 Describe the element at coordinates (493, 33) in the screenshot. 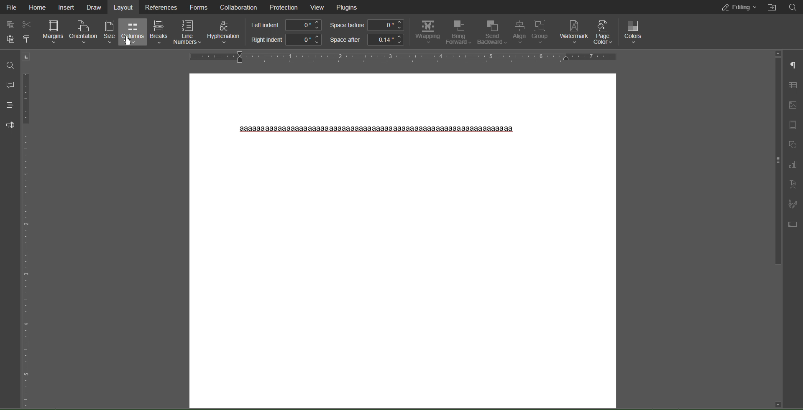

I see `Send Backward` at that location.